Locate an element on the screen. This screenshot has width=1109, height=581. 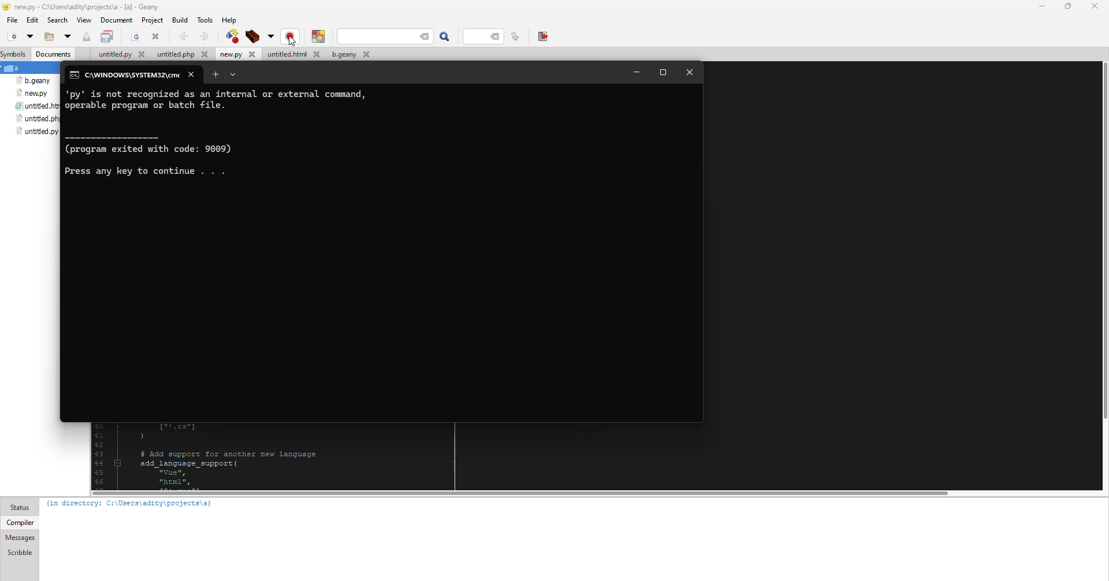
view is located at coordinates (84, 20).